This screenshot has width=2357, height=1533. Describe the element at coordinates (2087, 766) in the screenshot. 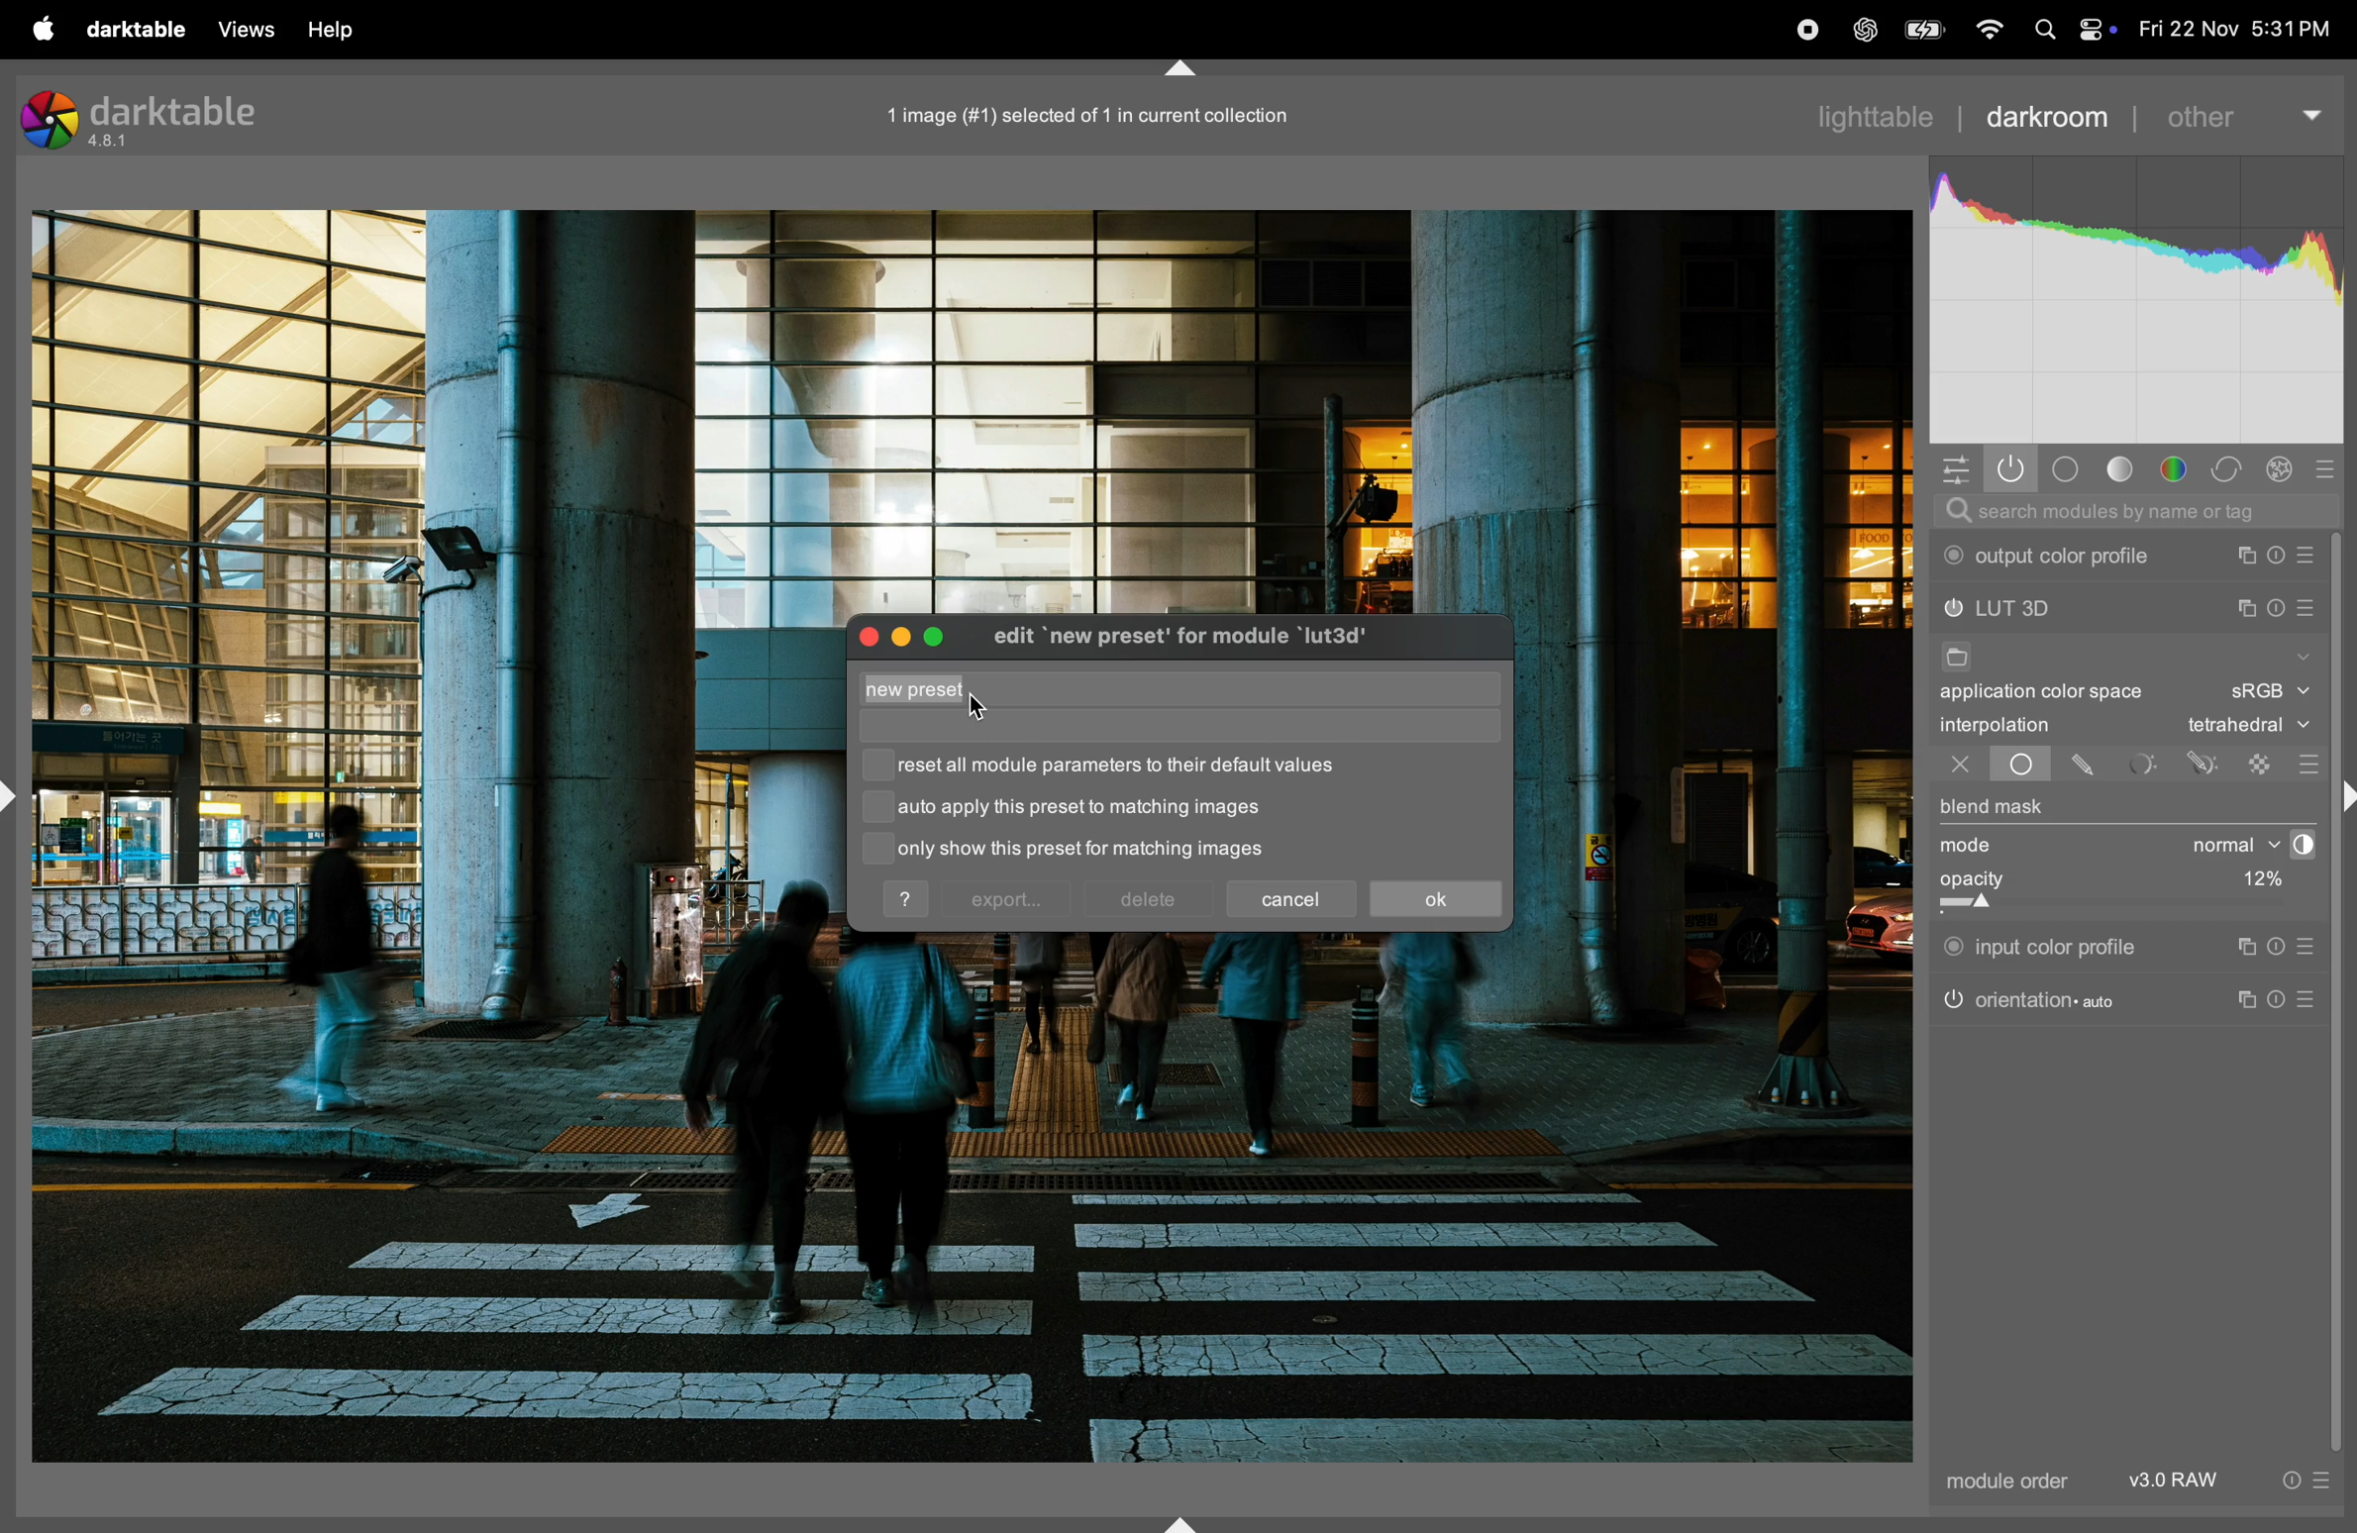

I see `drawn mask` at that location.